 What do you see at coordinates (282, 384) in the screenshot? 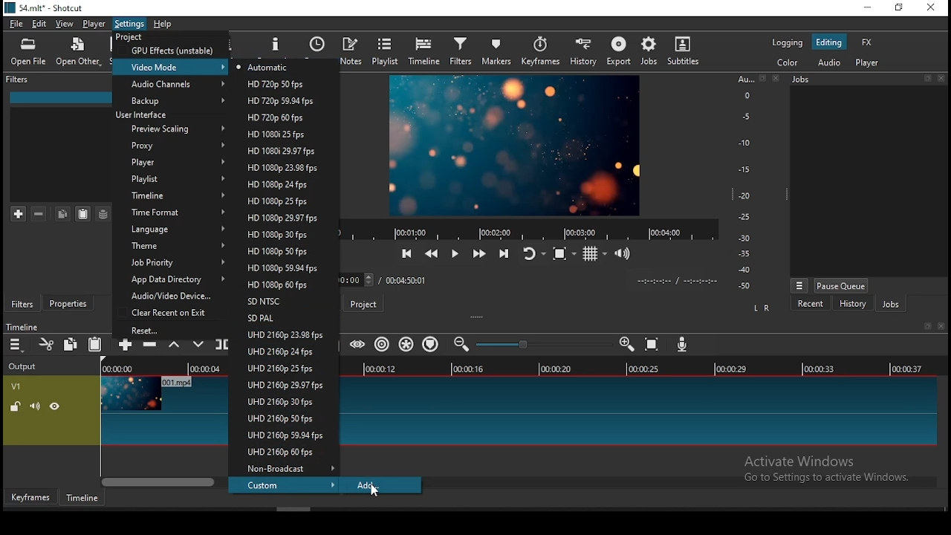
I see `resolution option` at bounding box center [282, 384].